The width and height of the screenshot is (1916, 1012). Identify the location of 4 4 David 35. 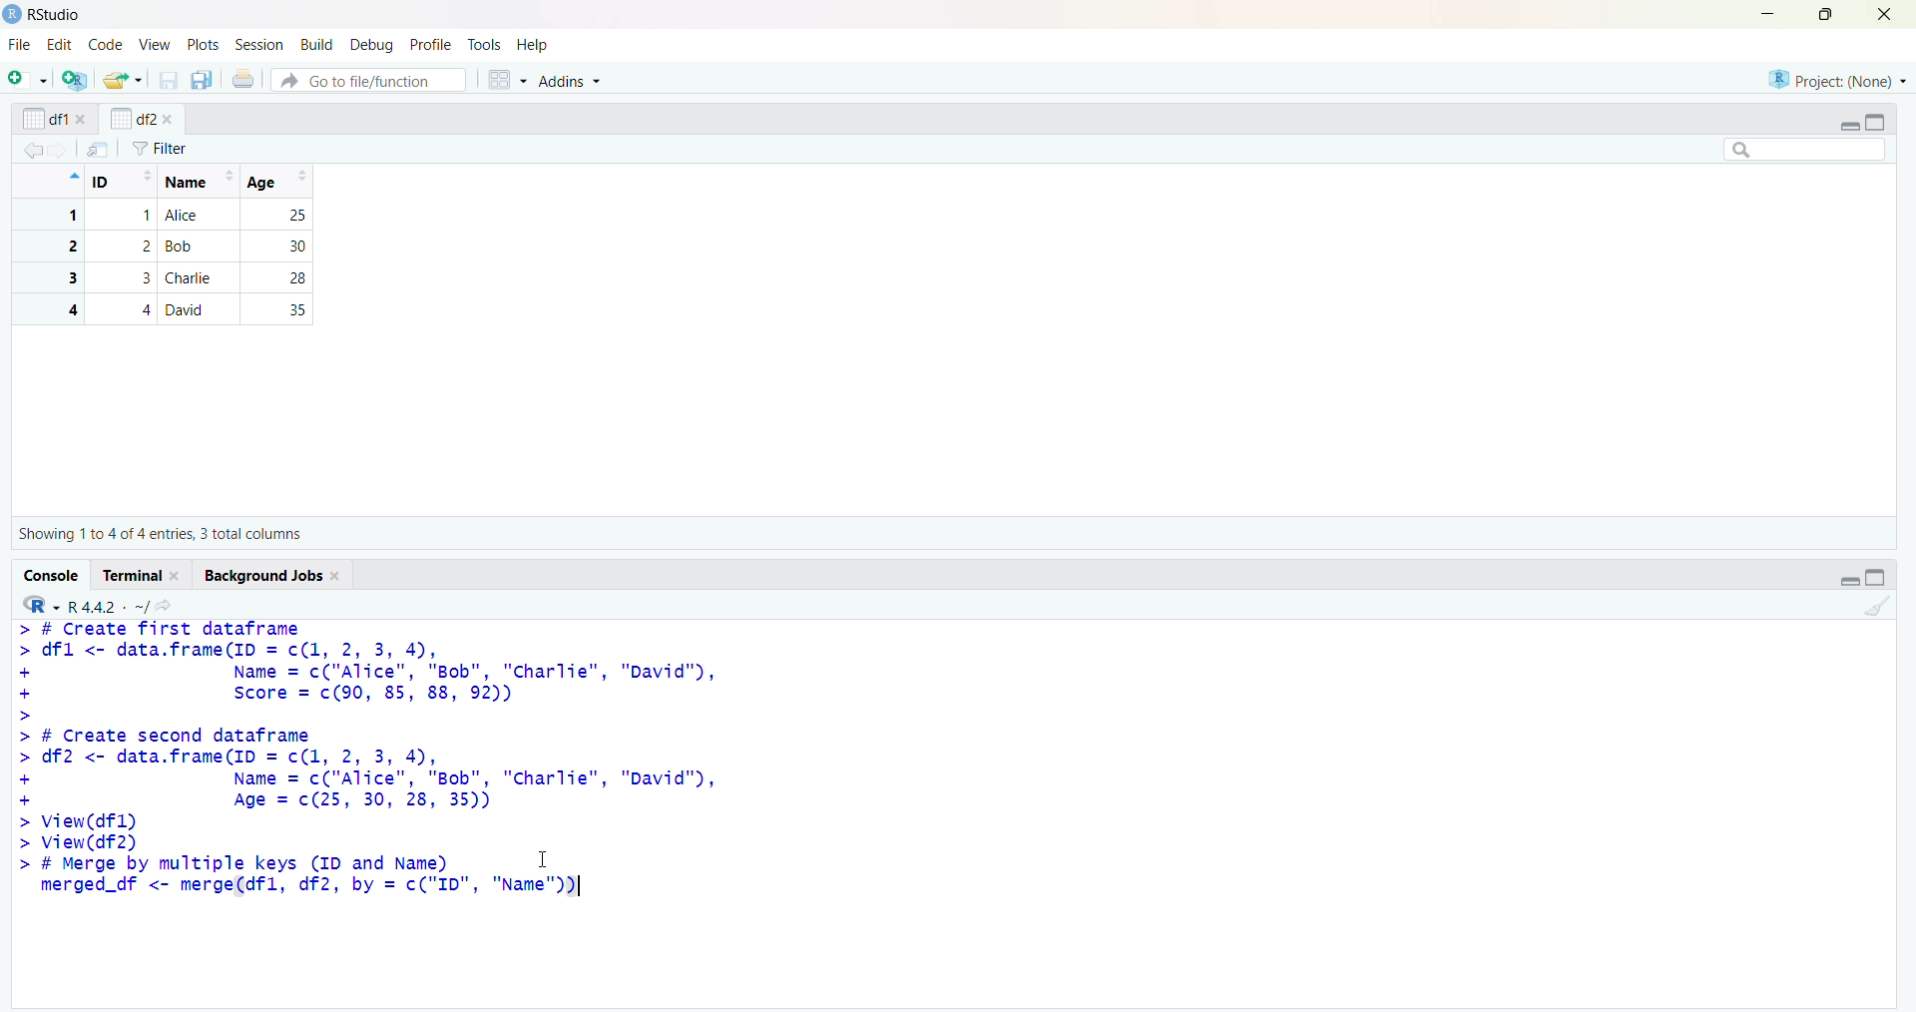
(172, 309).